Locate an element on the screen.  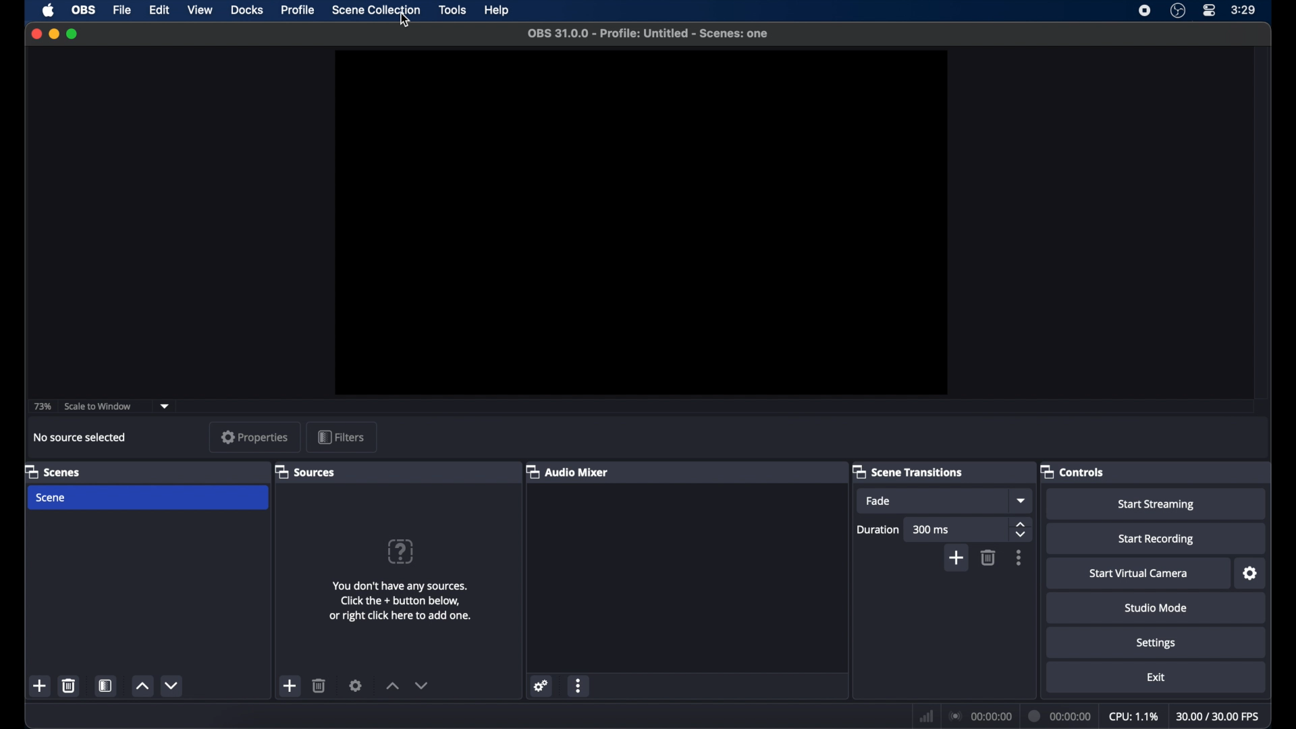
scale to window is located at coordinates (98, 406).